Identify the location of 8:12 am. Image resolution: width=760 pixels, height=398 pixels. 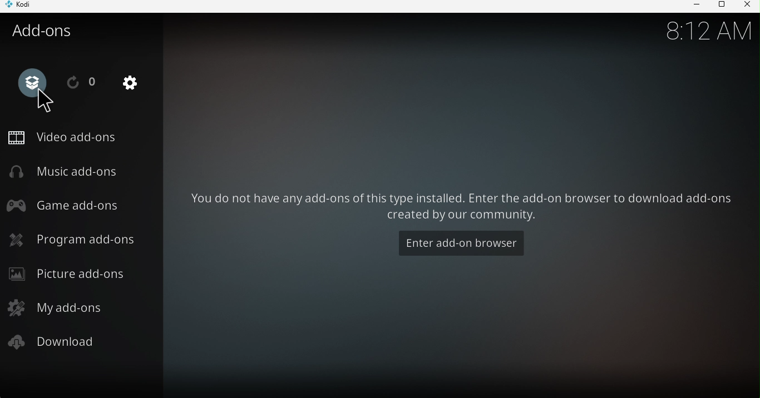
(704, 33).